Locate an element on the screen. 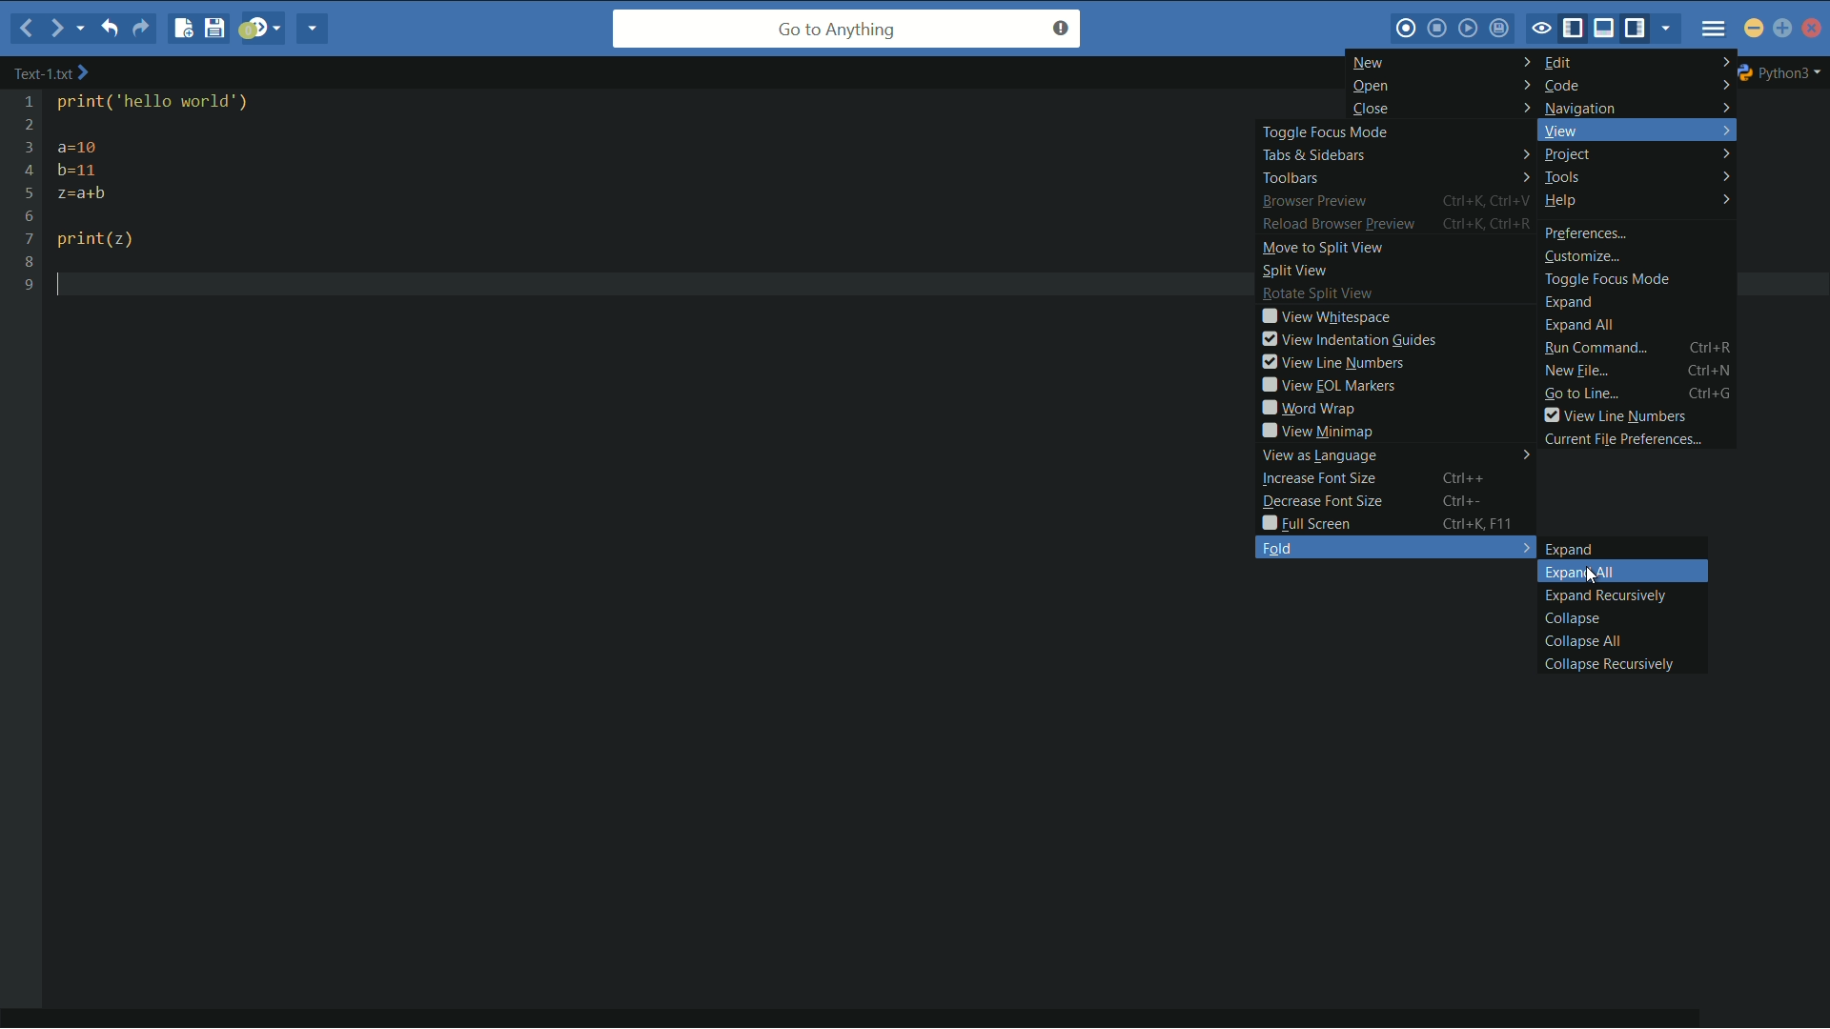  new file is located at coordinates (179, 29).